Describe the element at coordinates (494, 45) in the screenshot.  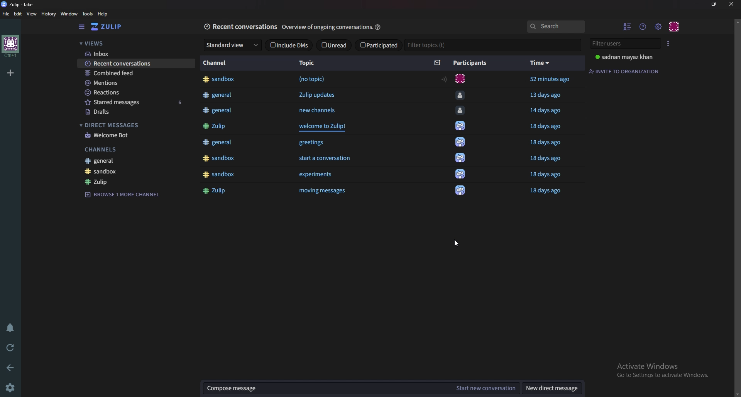
I see `Filter topics` at that location.